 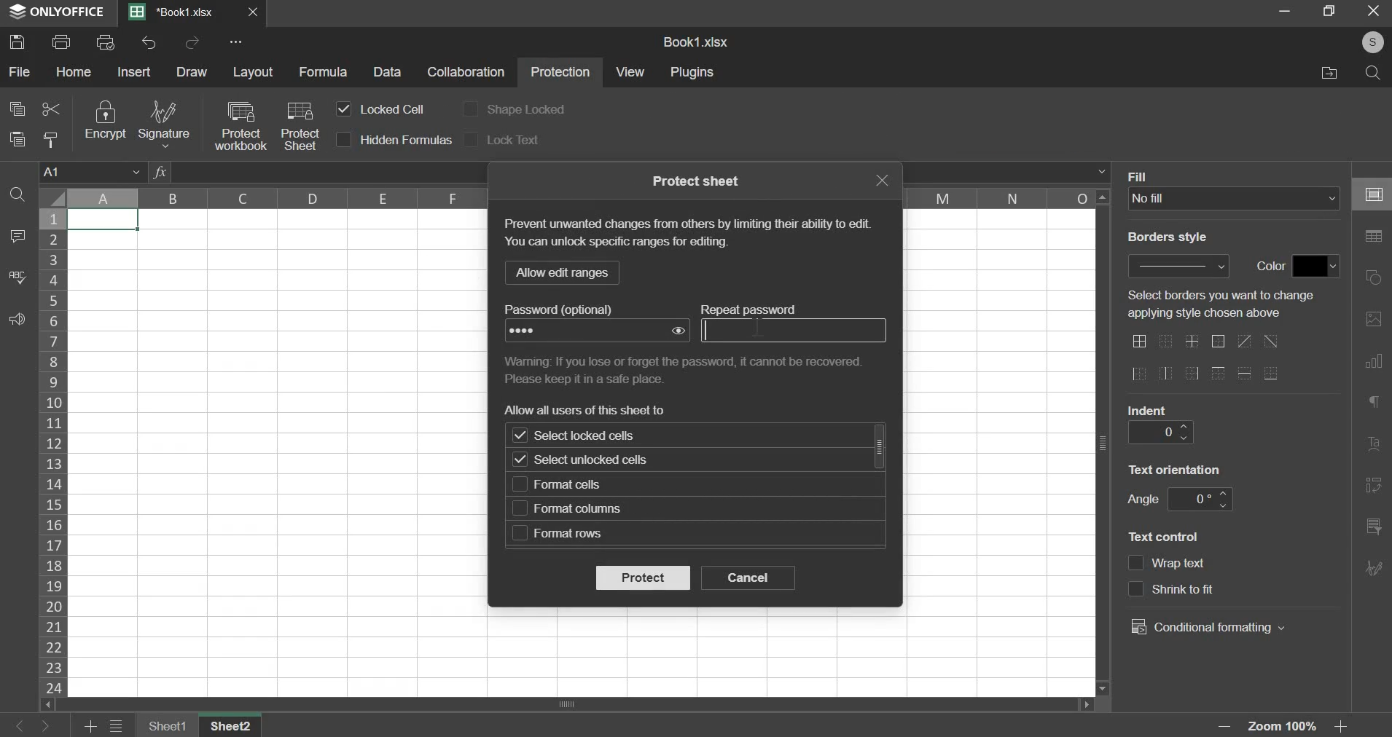 What do you see at coordinates (1139, 341) in the screenshot?
I see `border options` at bounding box center [1139, 341].